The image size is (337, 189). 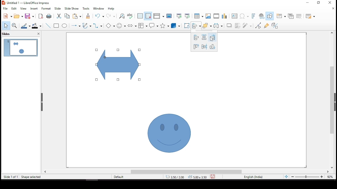 What do you see at coordinates (130, 17) in the screenshot?
I see `spell check` at bounding box center [130, 17].